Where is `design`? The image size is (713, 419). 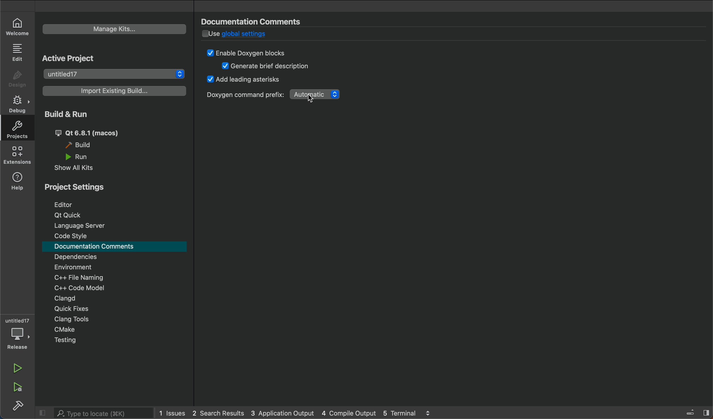 design is located at coordinates (17, 78).